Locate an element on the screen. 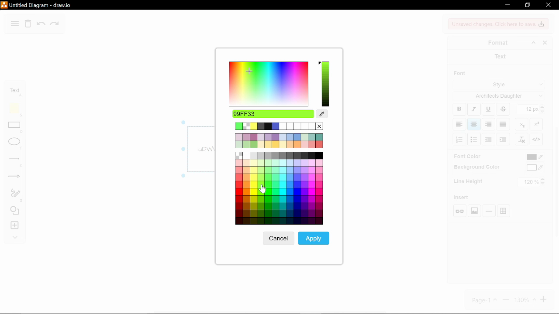 The height and width of the screenshot is (314, 559). increase indent is located at coordinates (489, 140).